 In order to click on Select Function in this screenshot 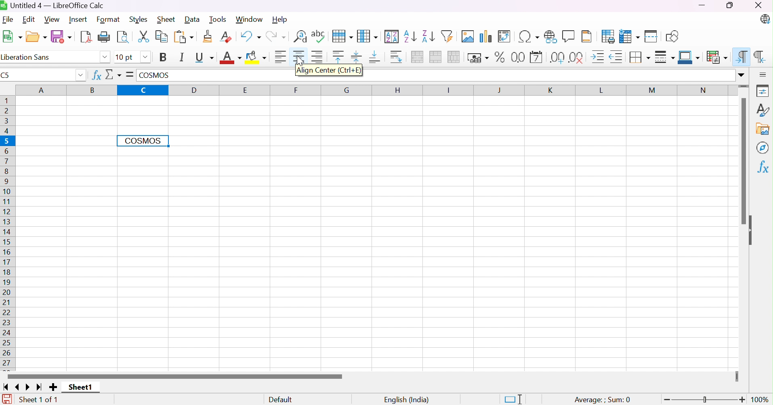, I will do `click(113, 74)`.